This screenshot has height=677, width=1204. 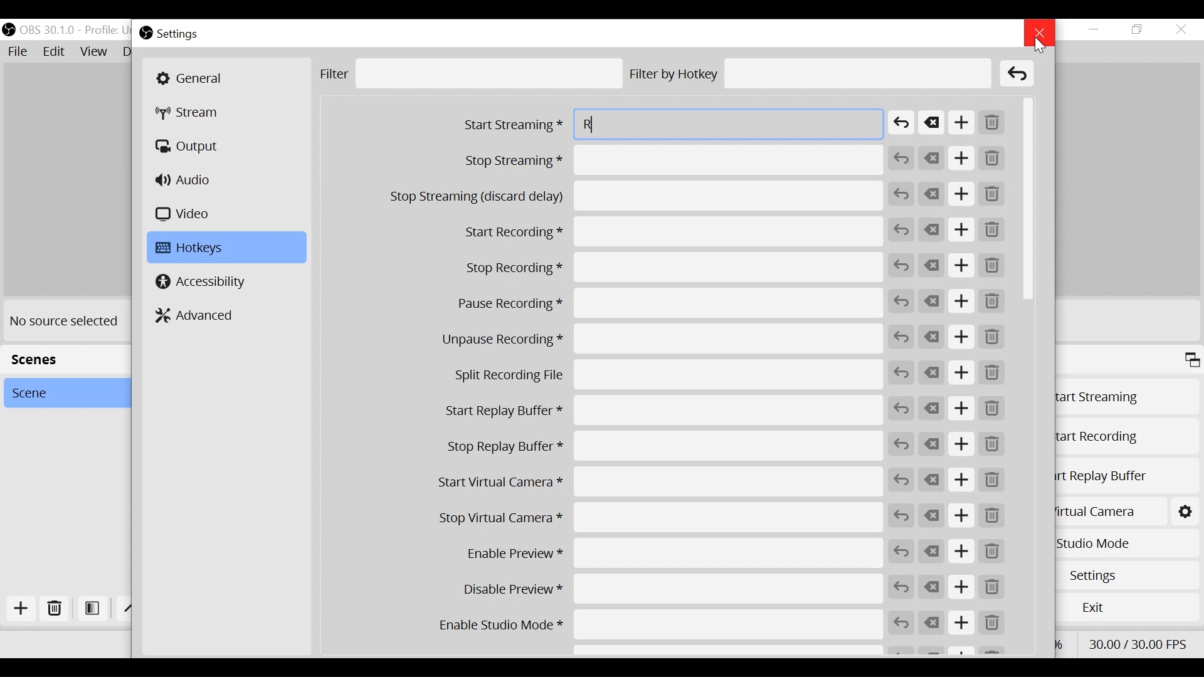 I want to click on Clear, so click(x=932, y=443).